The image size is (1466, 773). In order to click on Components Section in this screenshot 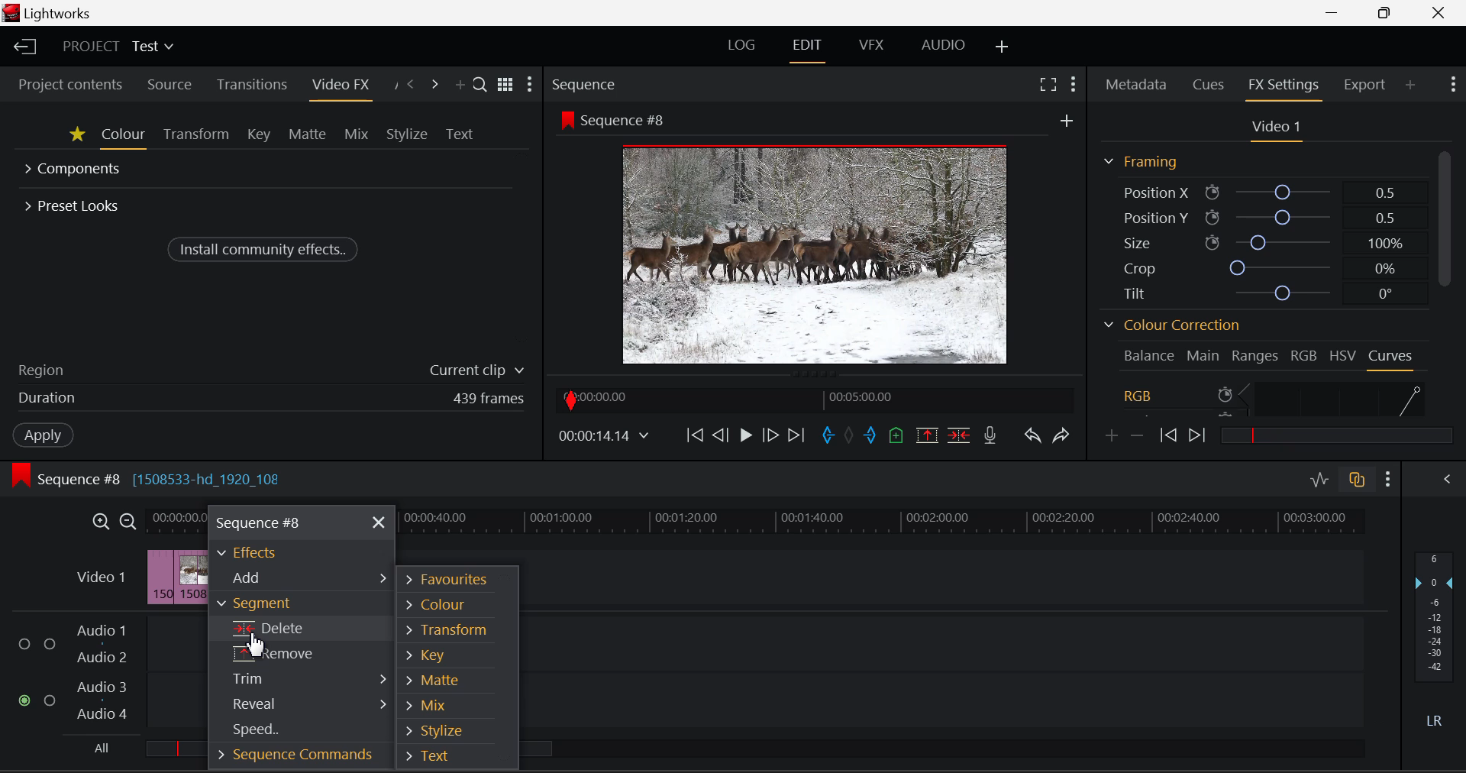, I will do `click(75, 170)`.